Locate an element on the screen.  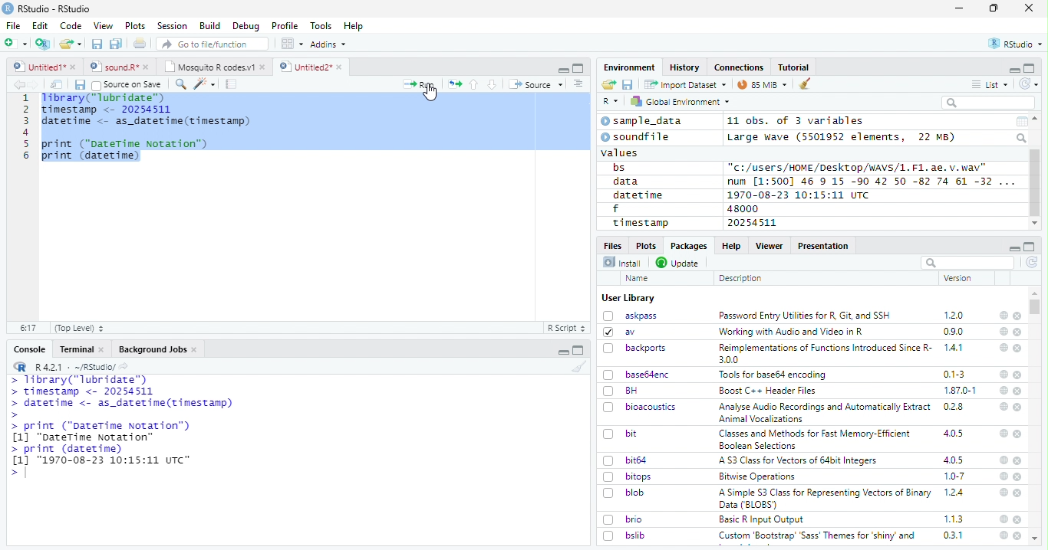
Console is located at coordinates (29, 349).